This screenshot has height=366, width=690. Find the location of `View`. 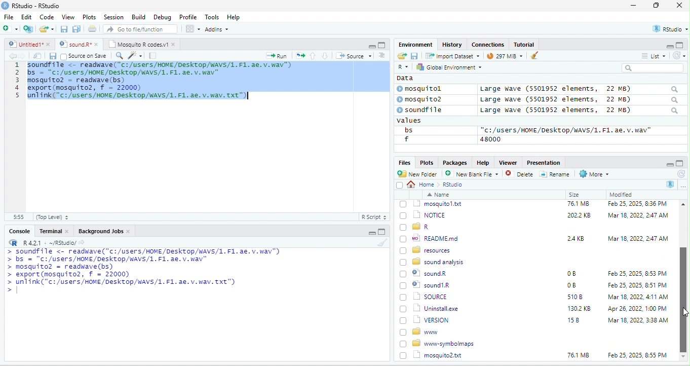

View is located at coordinates (67, 18).